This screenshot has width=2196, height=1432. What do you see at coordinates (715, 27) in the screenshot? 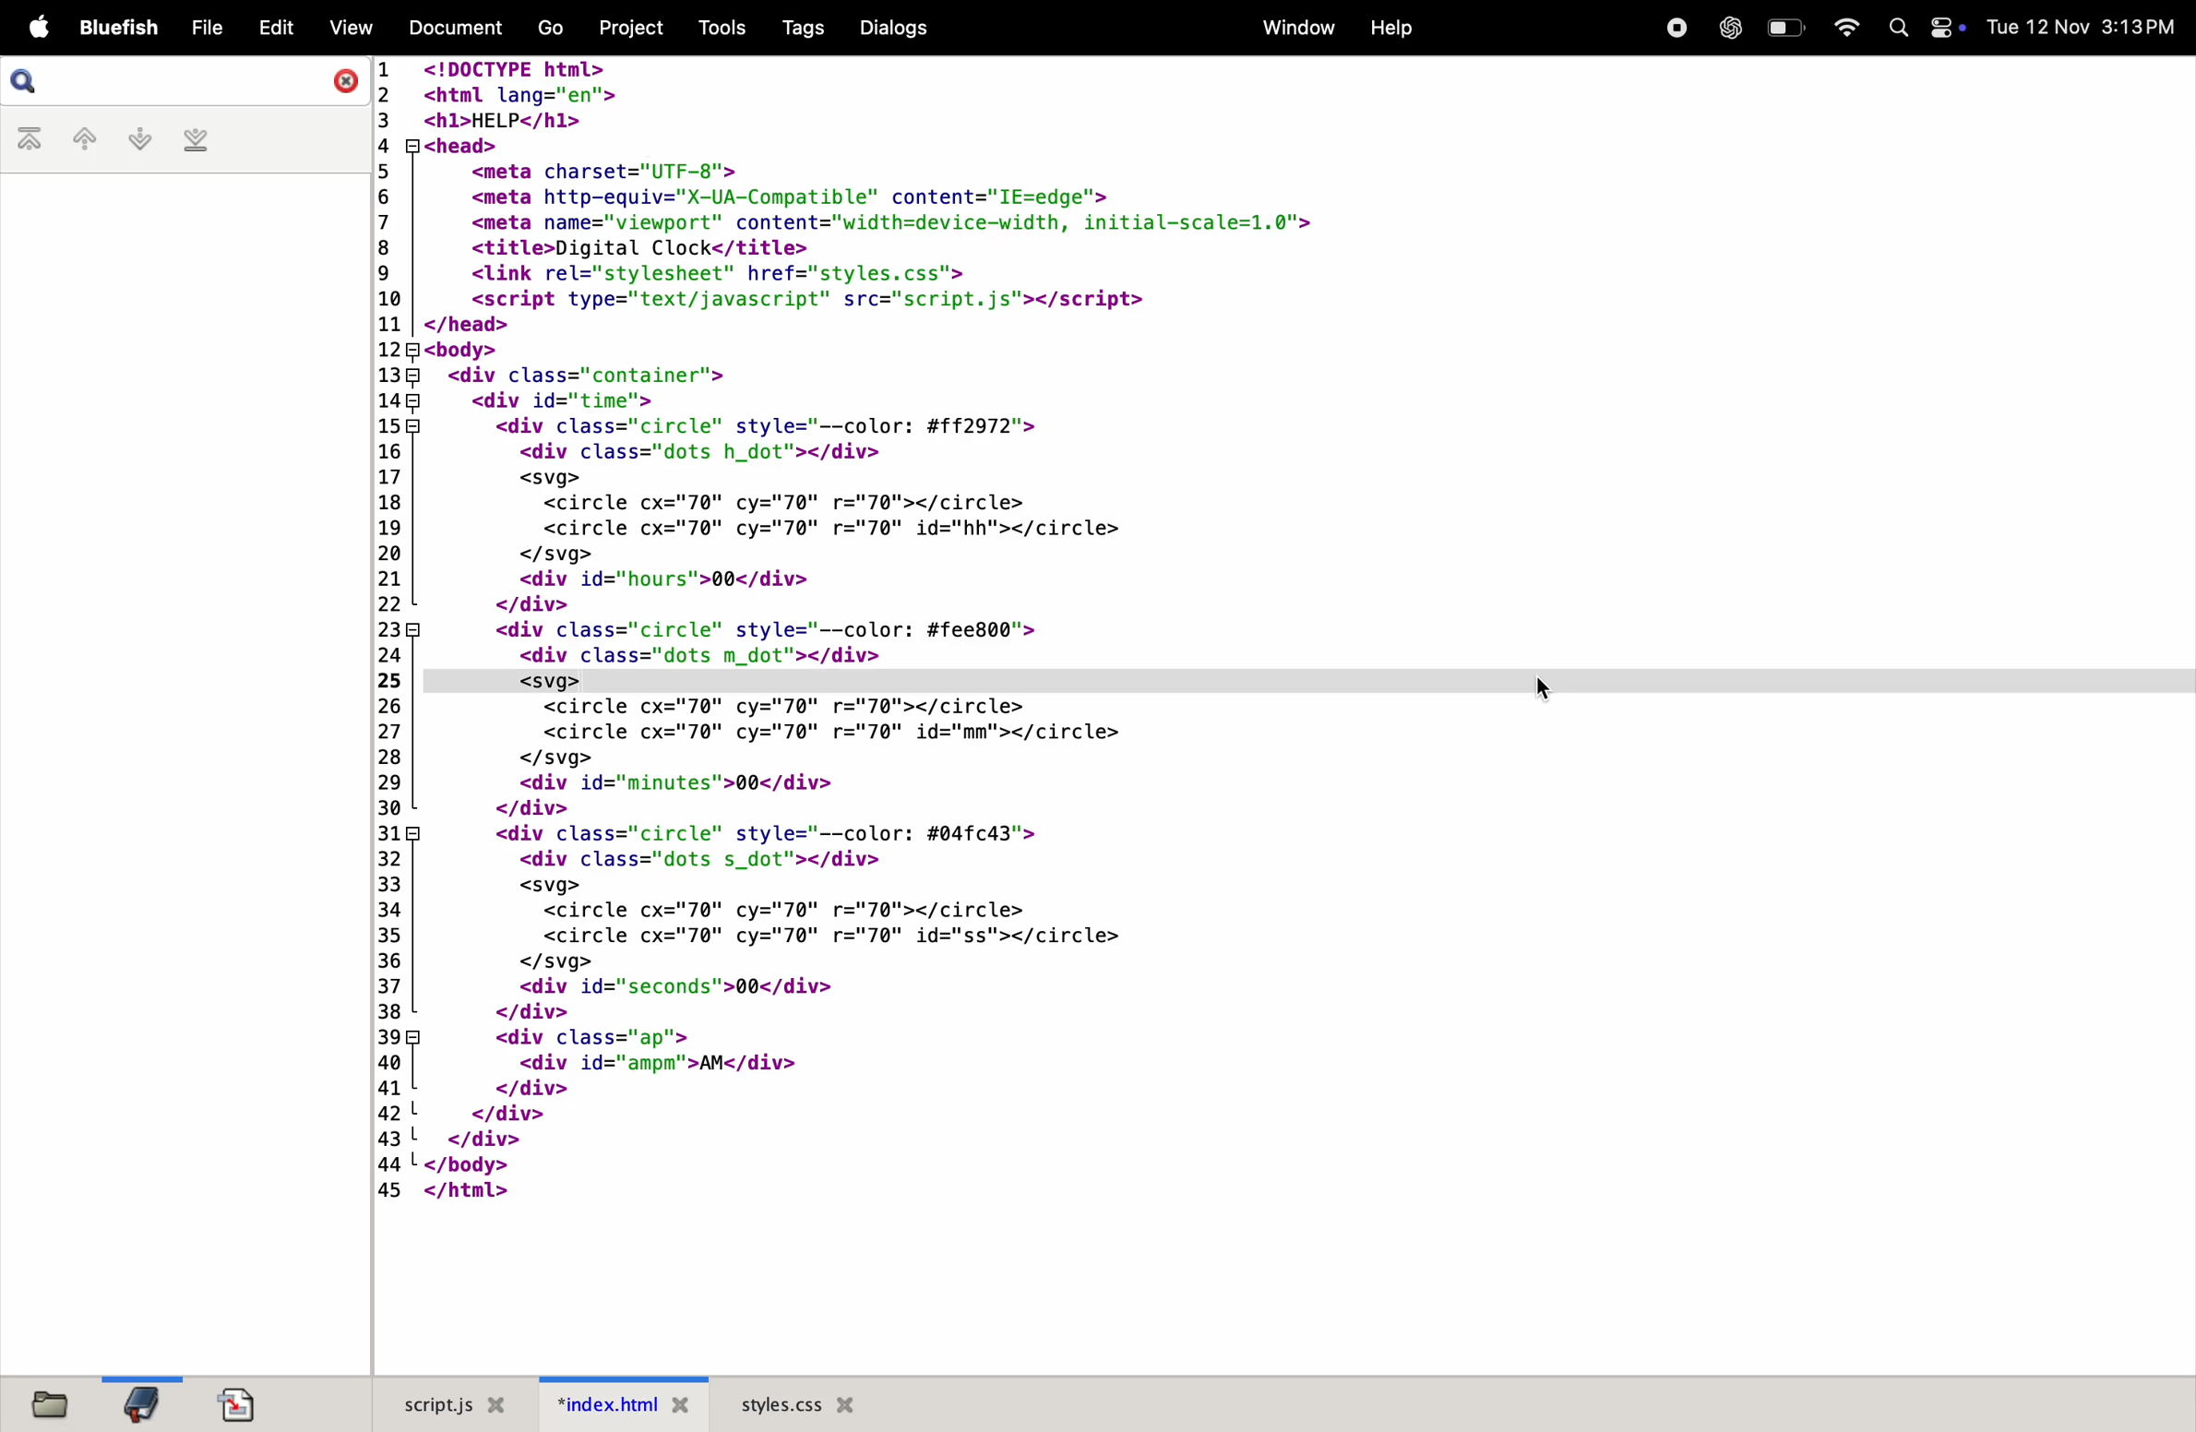
I see `tools` at bounding box center [715, 27].